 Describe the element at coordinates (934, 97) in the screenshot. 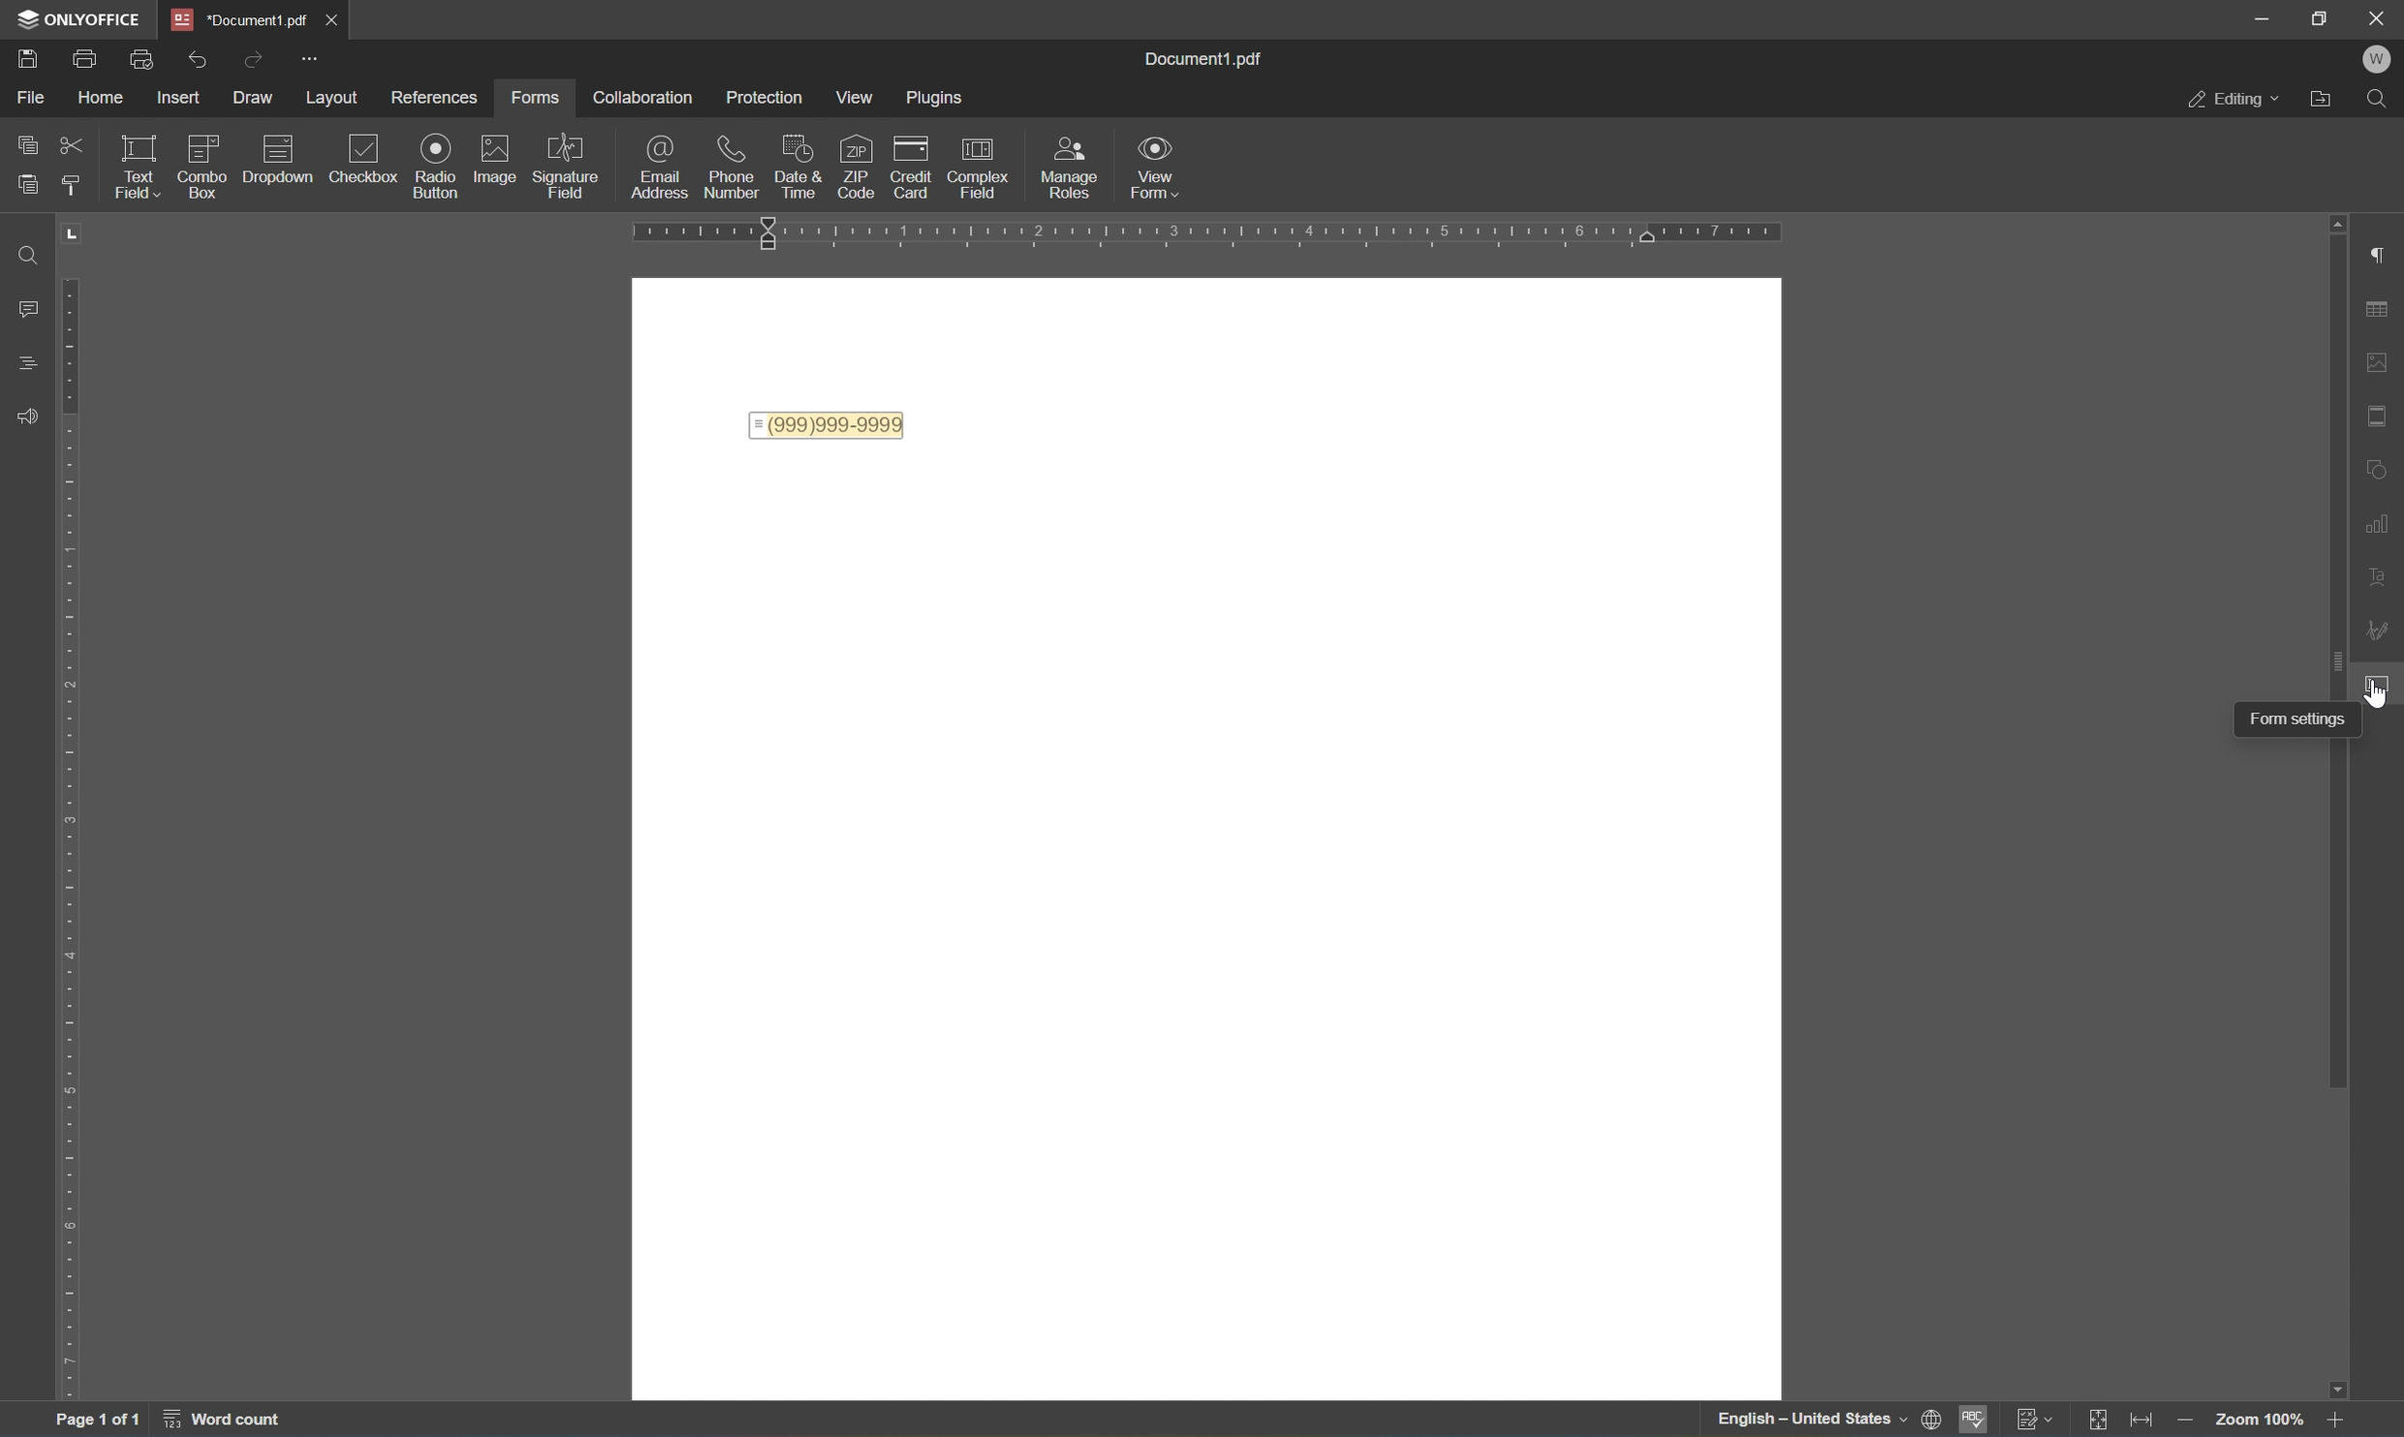

I see `plugins` at that location.